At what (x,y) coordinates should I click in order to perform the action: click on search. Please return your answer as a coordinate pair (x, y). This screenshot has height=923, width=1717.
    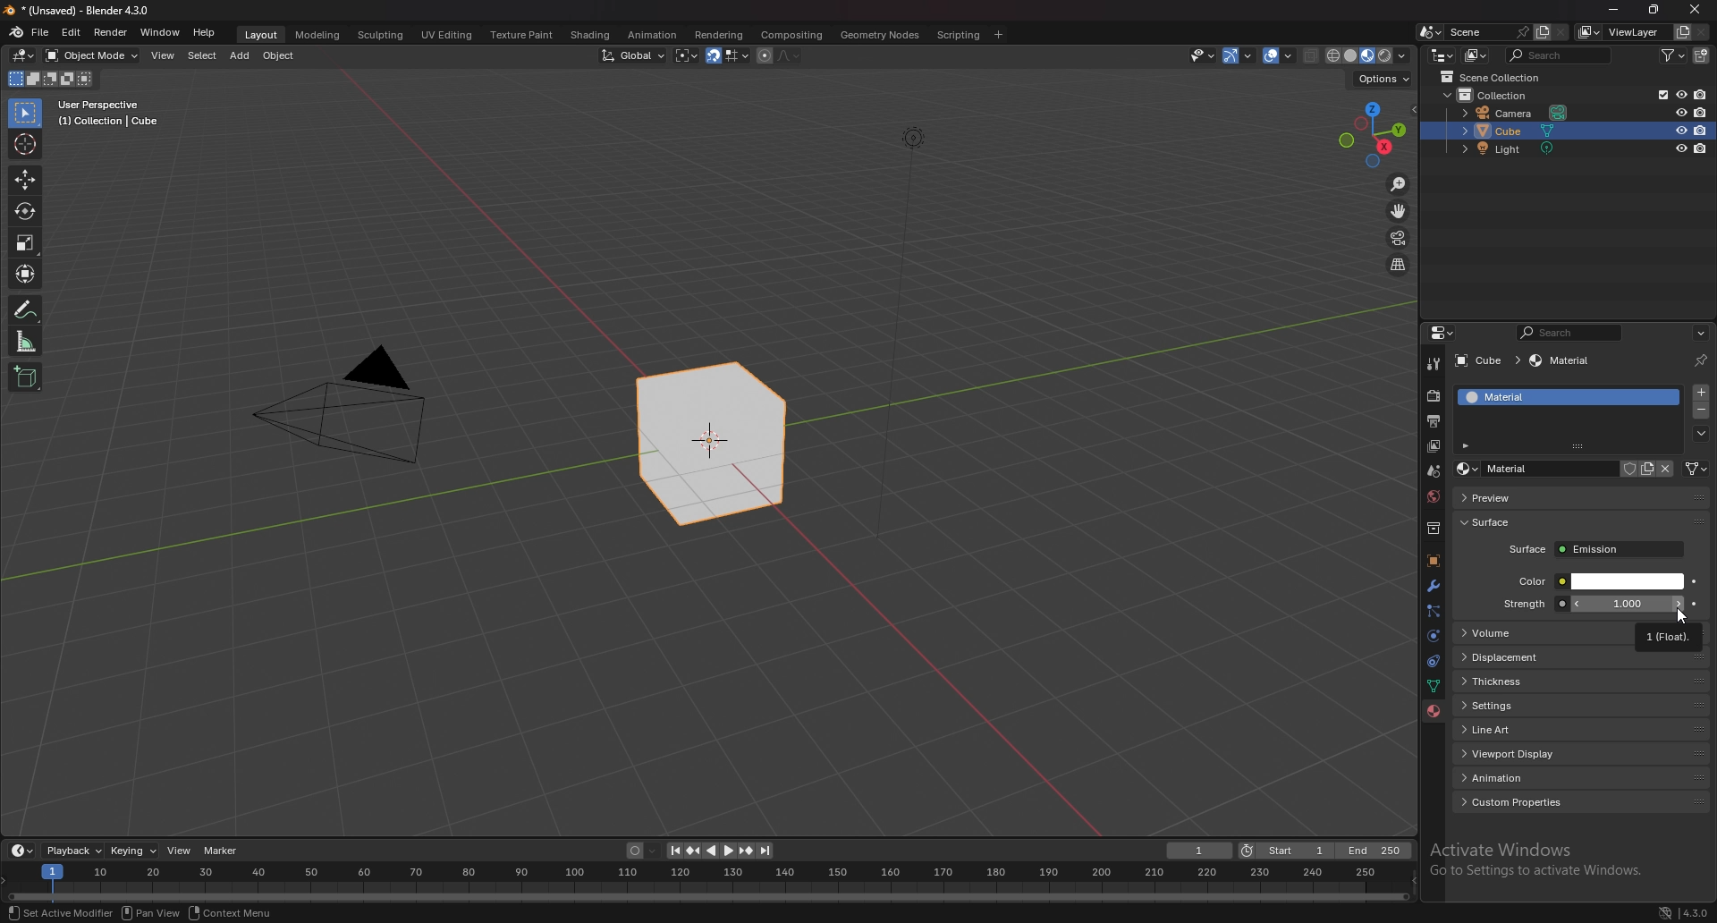
    Looking at the image, I should click on (1574, 333).